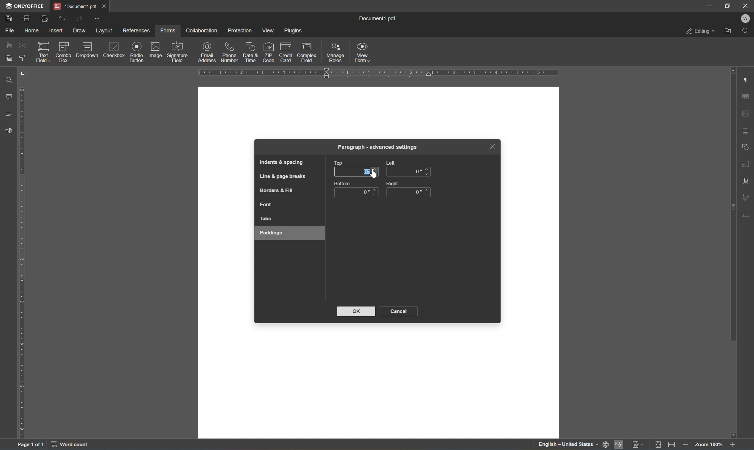 The image size is (754, 450). Describe the element at coordinates (356, 311) in the screenshot. I see `OK` at that location.